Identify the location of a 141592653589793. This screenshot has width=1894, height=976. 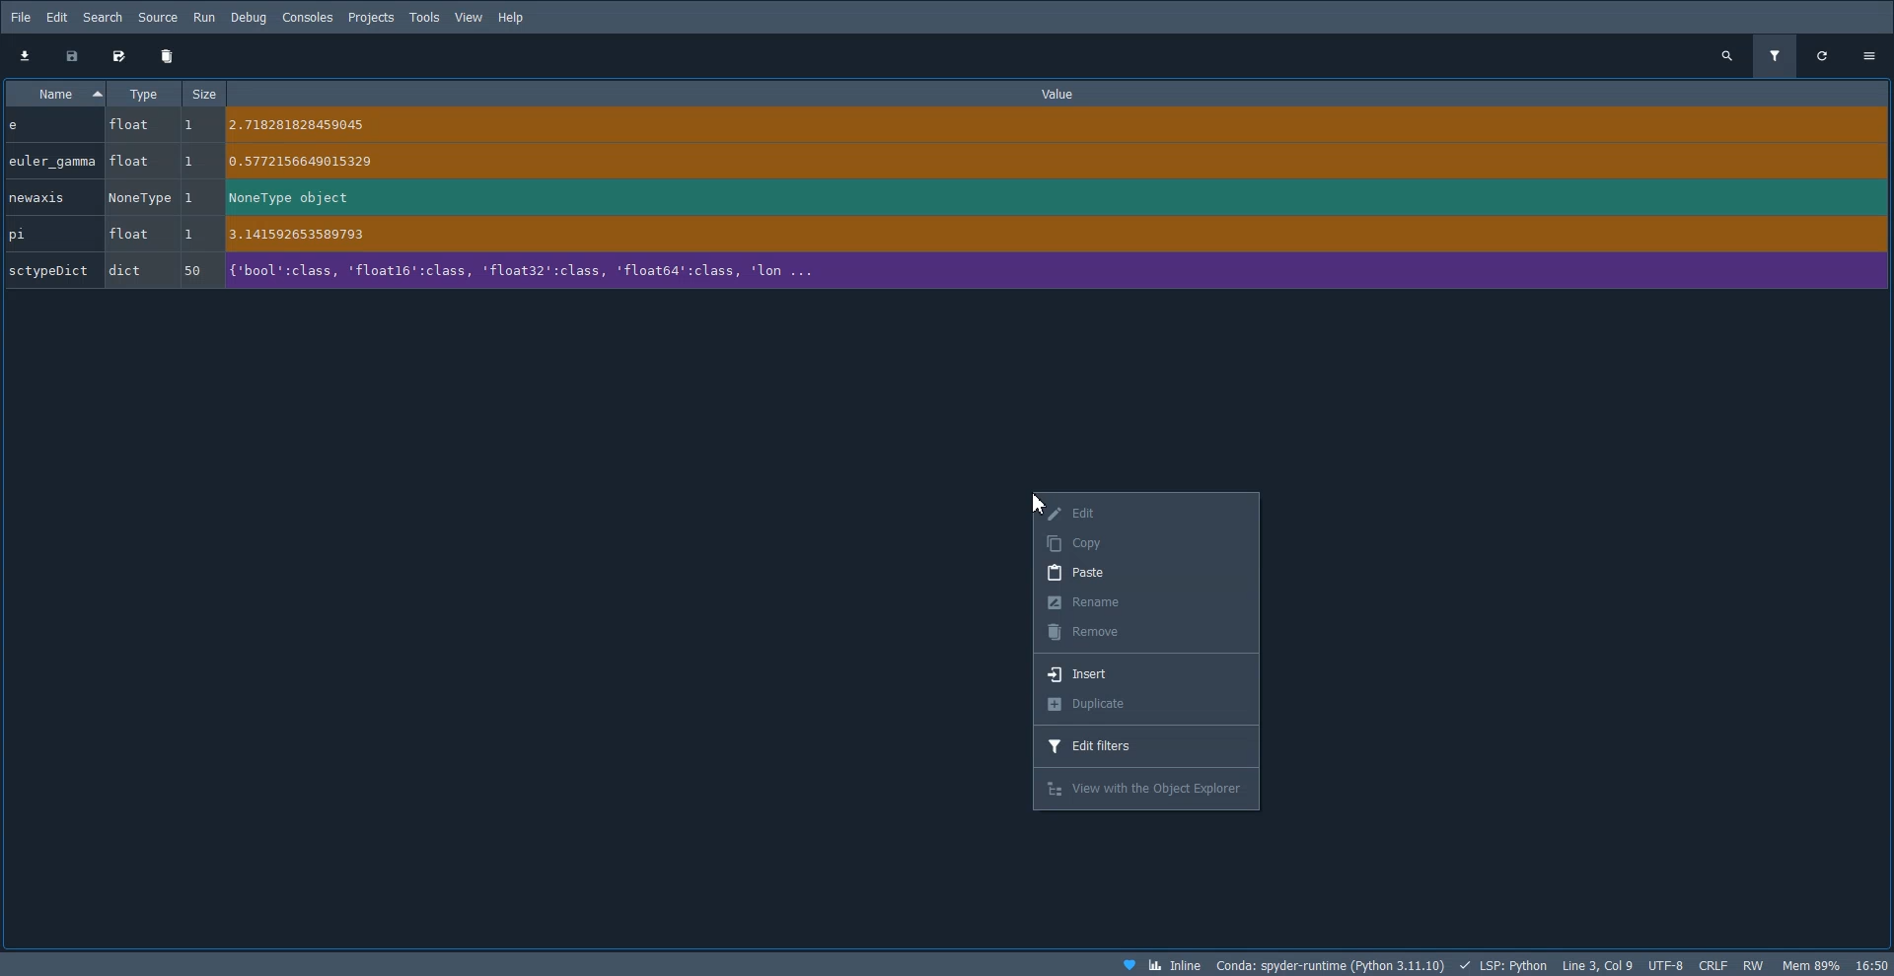
(312, 234).